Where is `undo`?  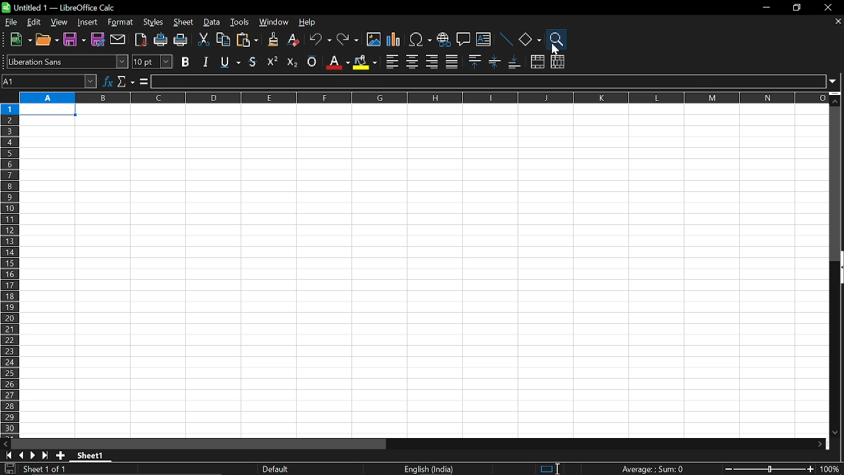
undo is located at coordinates (320, 41).